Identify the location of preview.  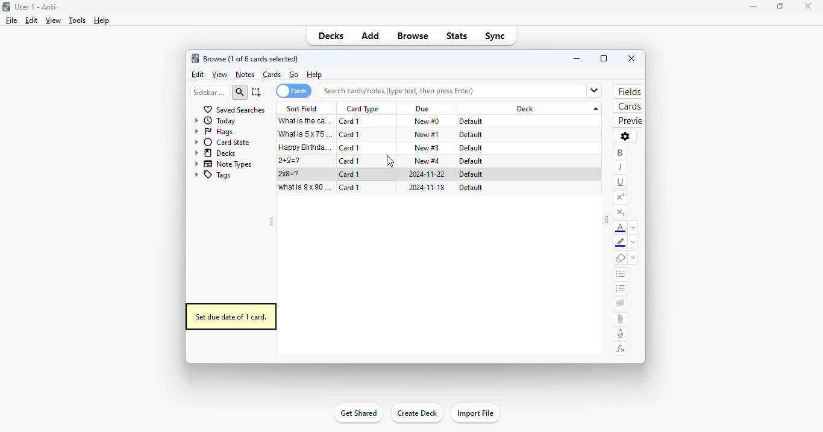
(627, 121).